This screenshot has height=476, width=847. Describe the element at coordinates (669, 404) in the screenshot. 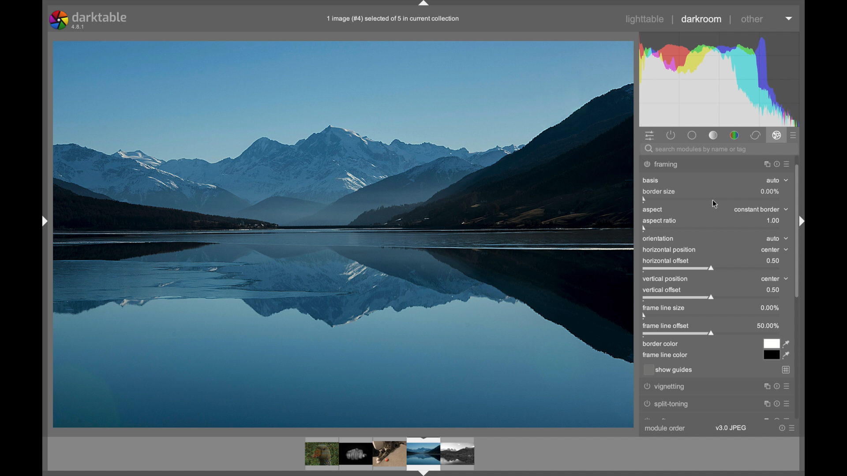

I see `split toning` at that location.